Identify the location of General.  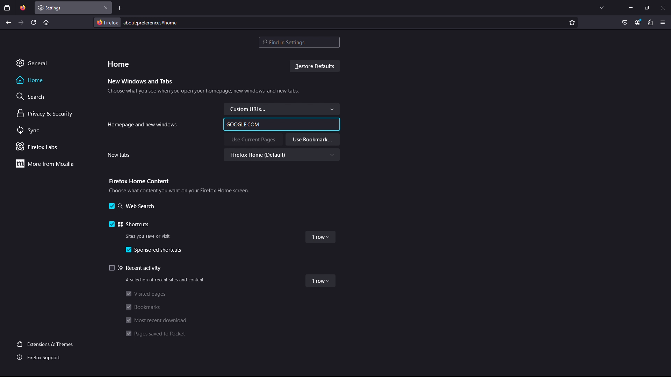
(32, 62).